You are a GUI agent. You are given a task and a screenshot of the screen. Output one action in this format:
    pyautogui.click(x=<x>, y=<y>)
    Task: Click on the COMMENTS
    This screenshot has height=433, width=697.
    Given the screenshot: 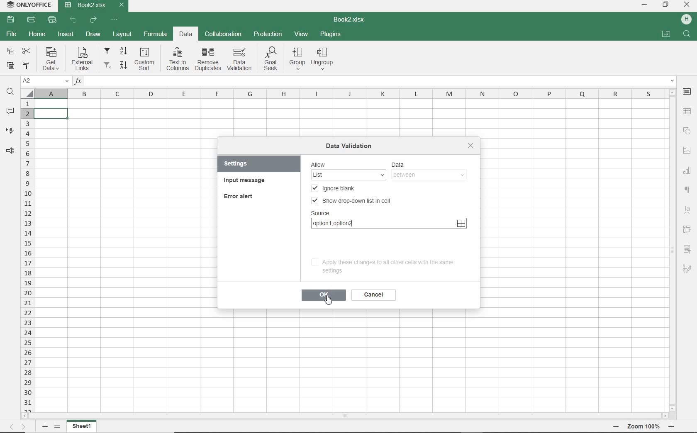 What is the action you would take?
    pyautogui.click(x=9, y=112)
    